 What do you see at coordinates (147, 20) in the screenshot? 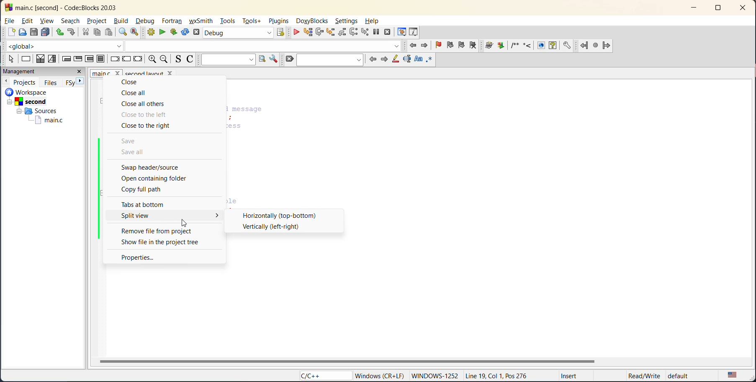
I see `debug` at bounding box center [147, 20].